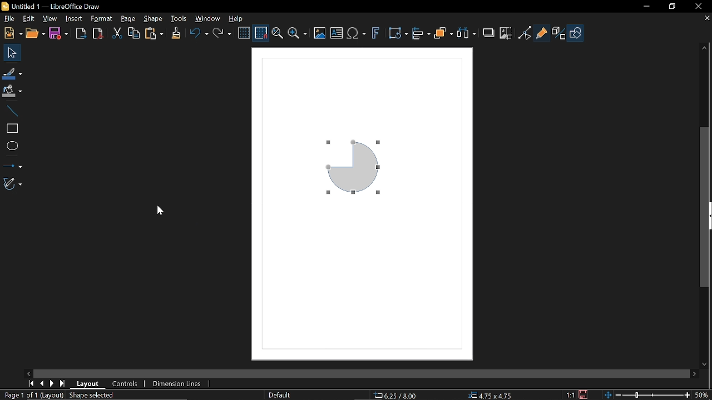 The image size is (712, 400). What do you see at coordinates (237, 19) in the screenshot?
I see `Help` at bounding box center [237, 19].